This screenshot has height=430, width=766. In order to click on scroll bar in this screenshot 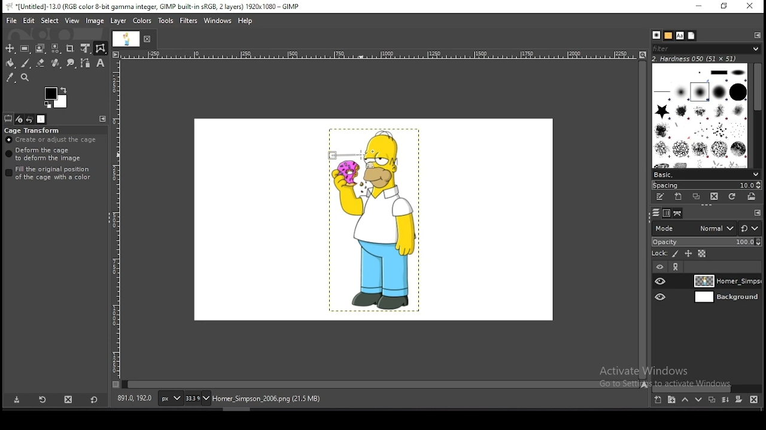, I will do `click(707, 388)`.